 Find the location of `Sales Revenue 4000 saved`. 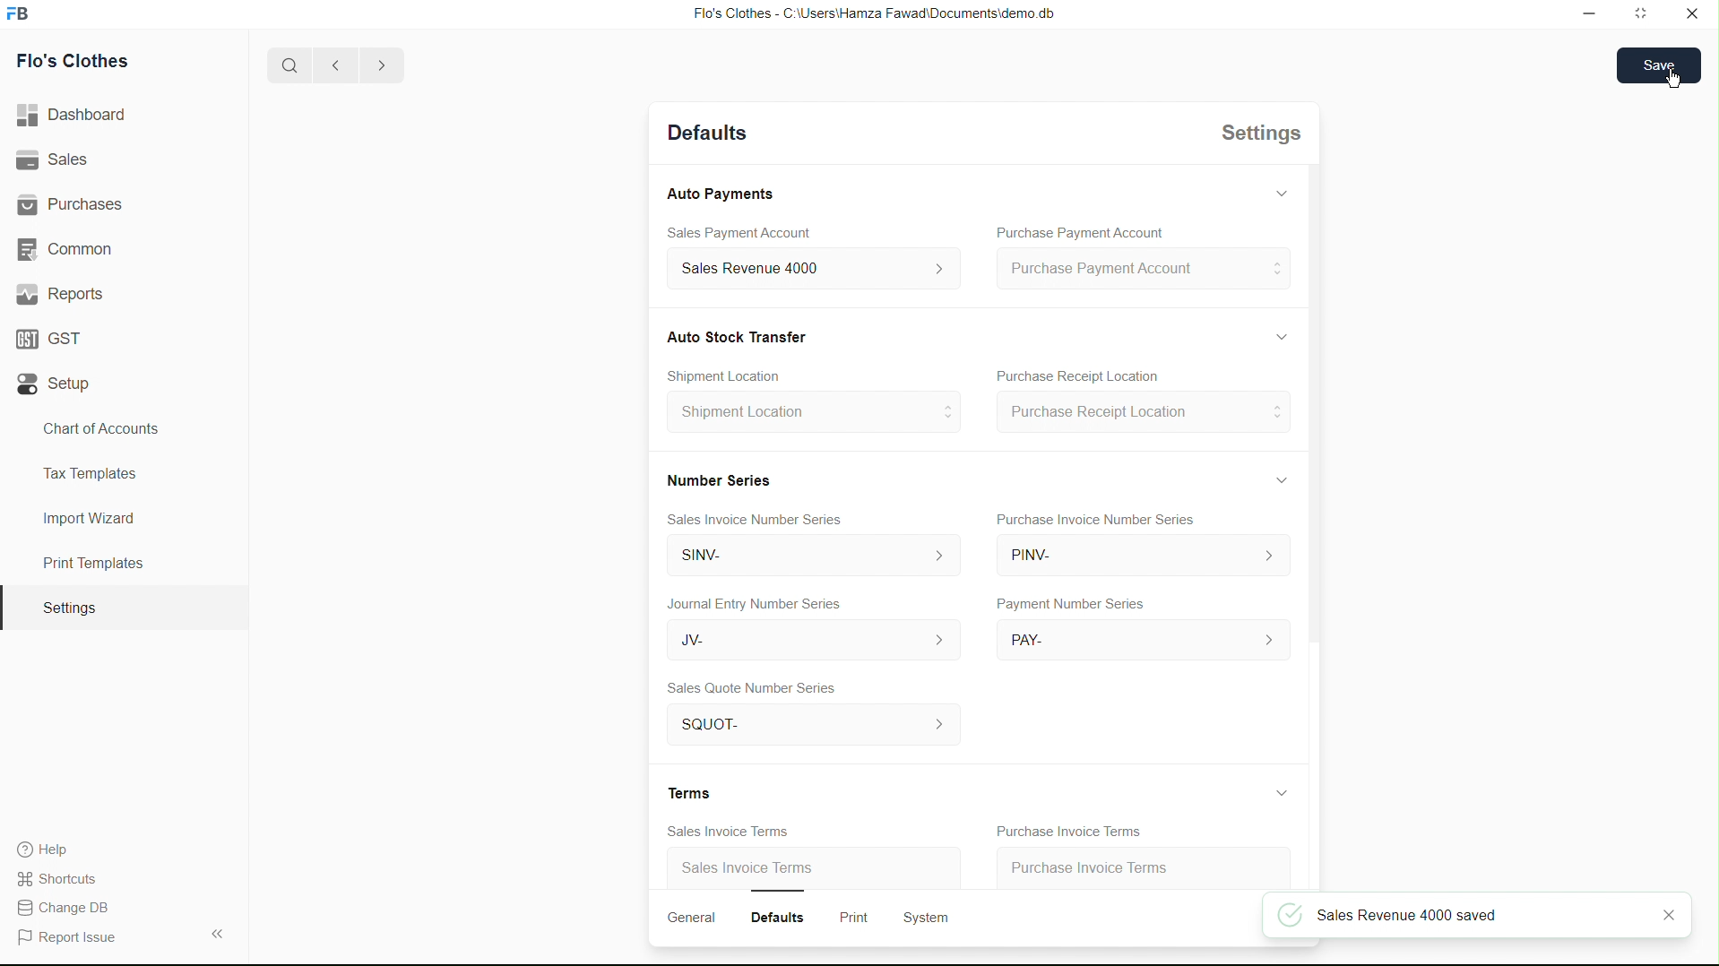

Sales Revenue 4000 saved is located at coordinates (1471, 914).